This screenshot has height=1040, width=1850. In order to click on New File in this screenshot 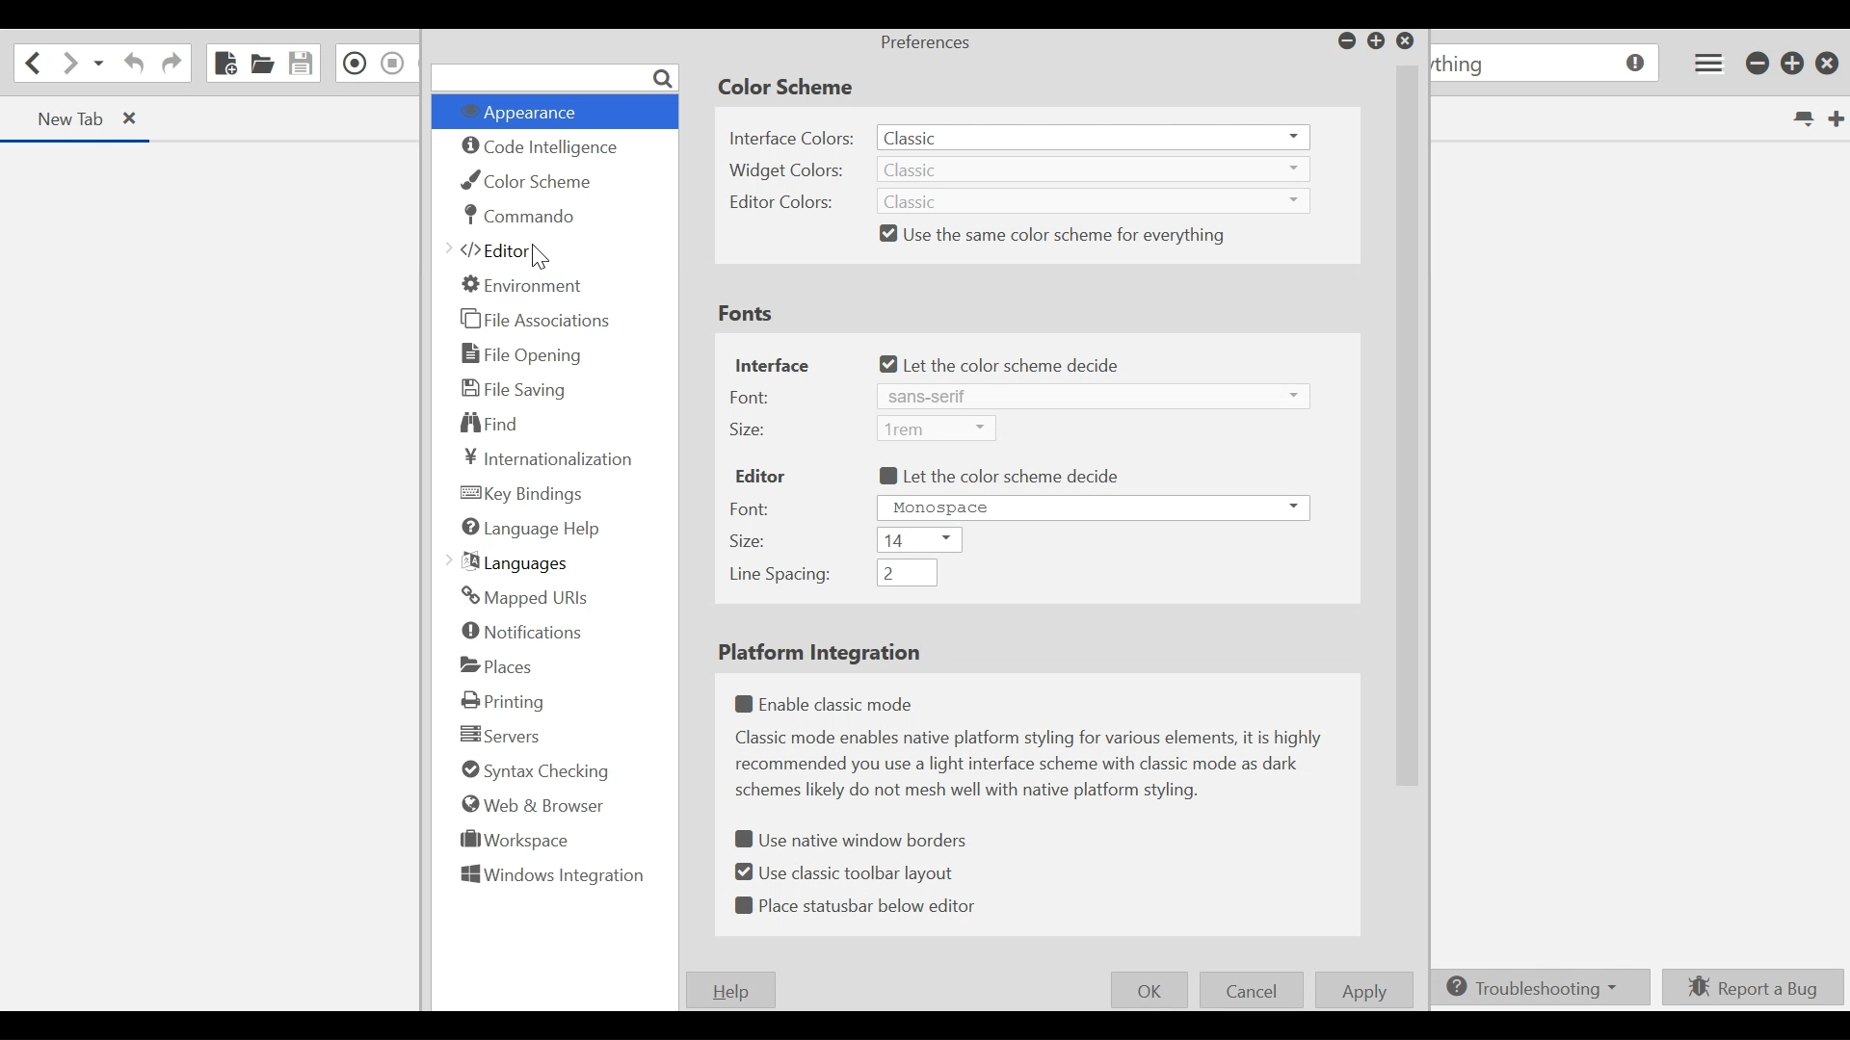, I will do `click(225, 62)`.